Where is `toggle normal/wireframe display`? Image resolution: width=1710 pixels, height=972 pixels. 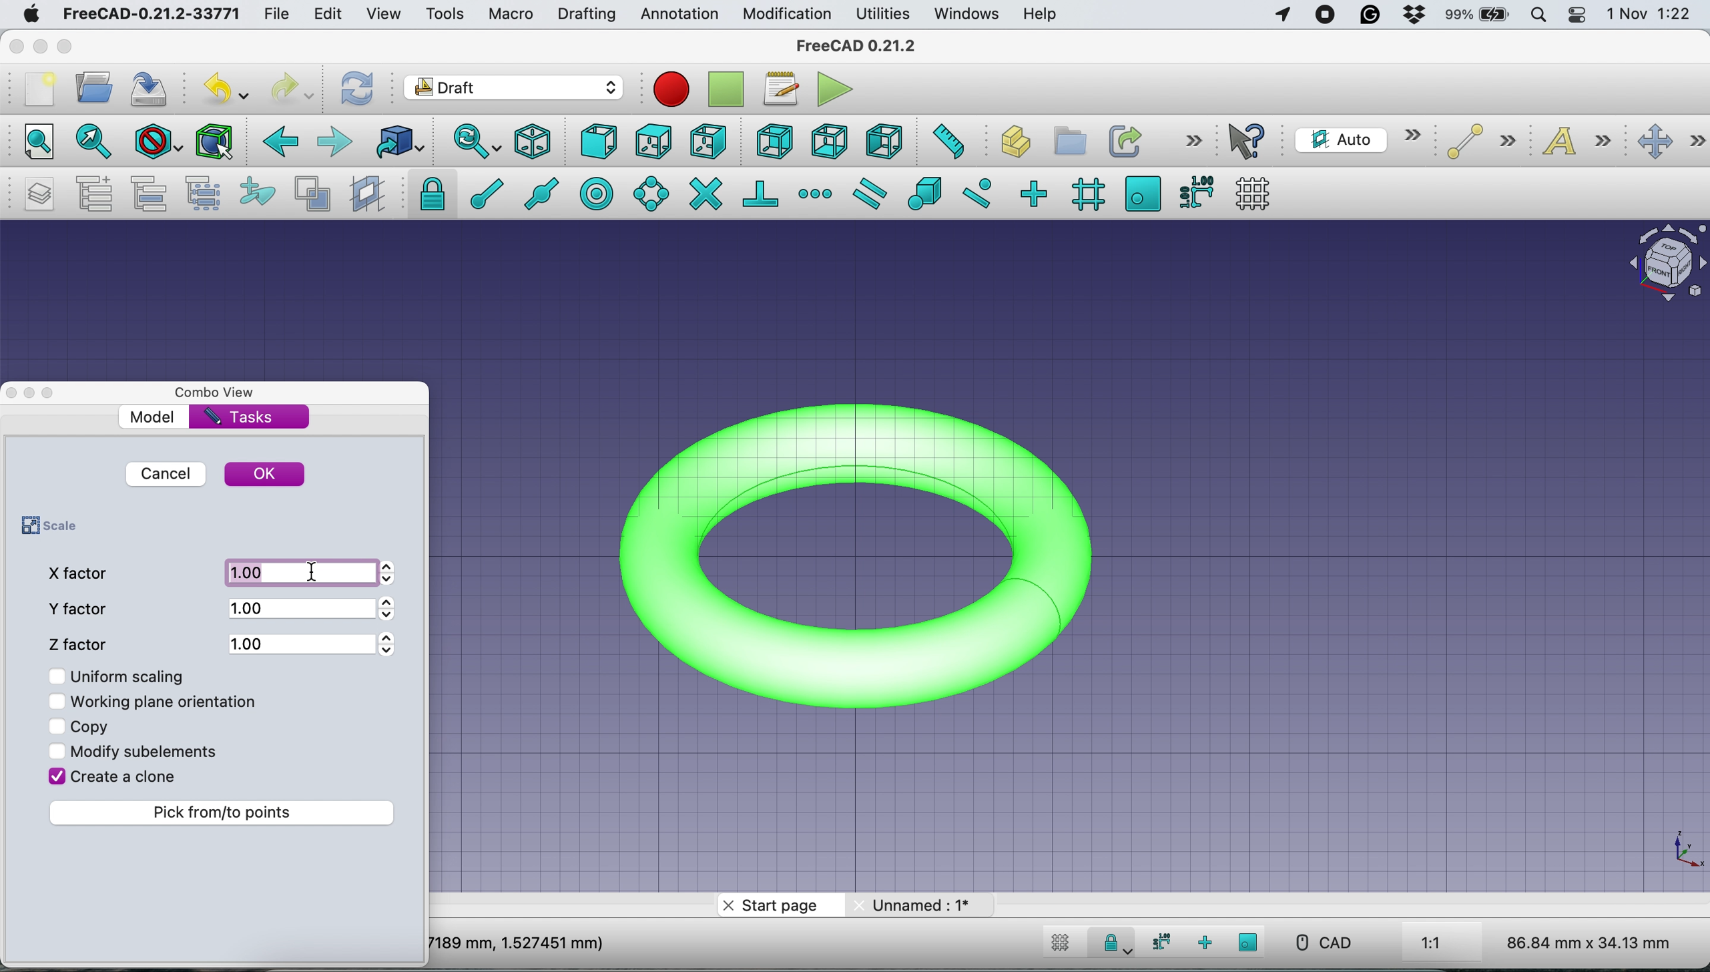 toggle normal/wireframe display is located at coordinates (312, 194).